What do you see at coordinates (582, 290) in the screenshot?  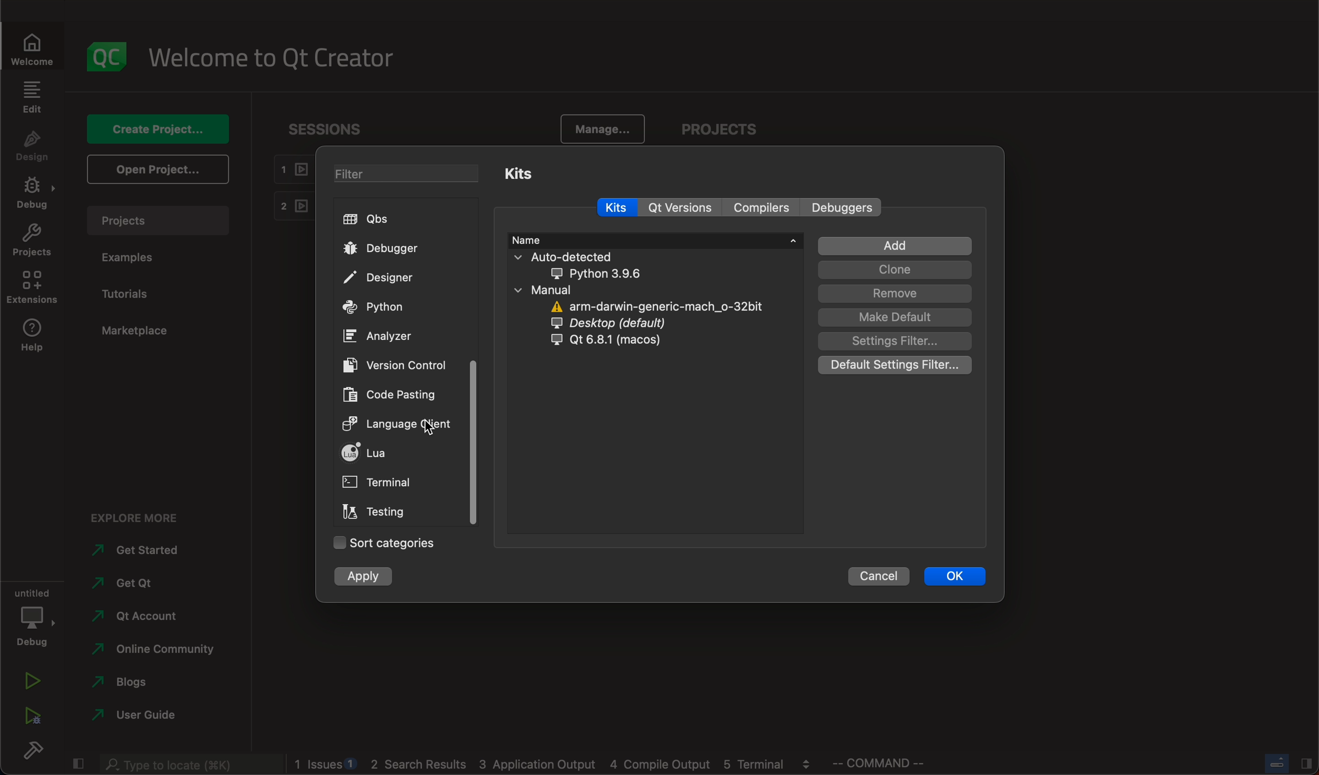 I see `manual` at bounding box center [582, 290].